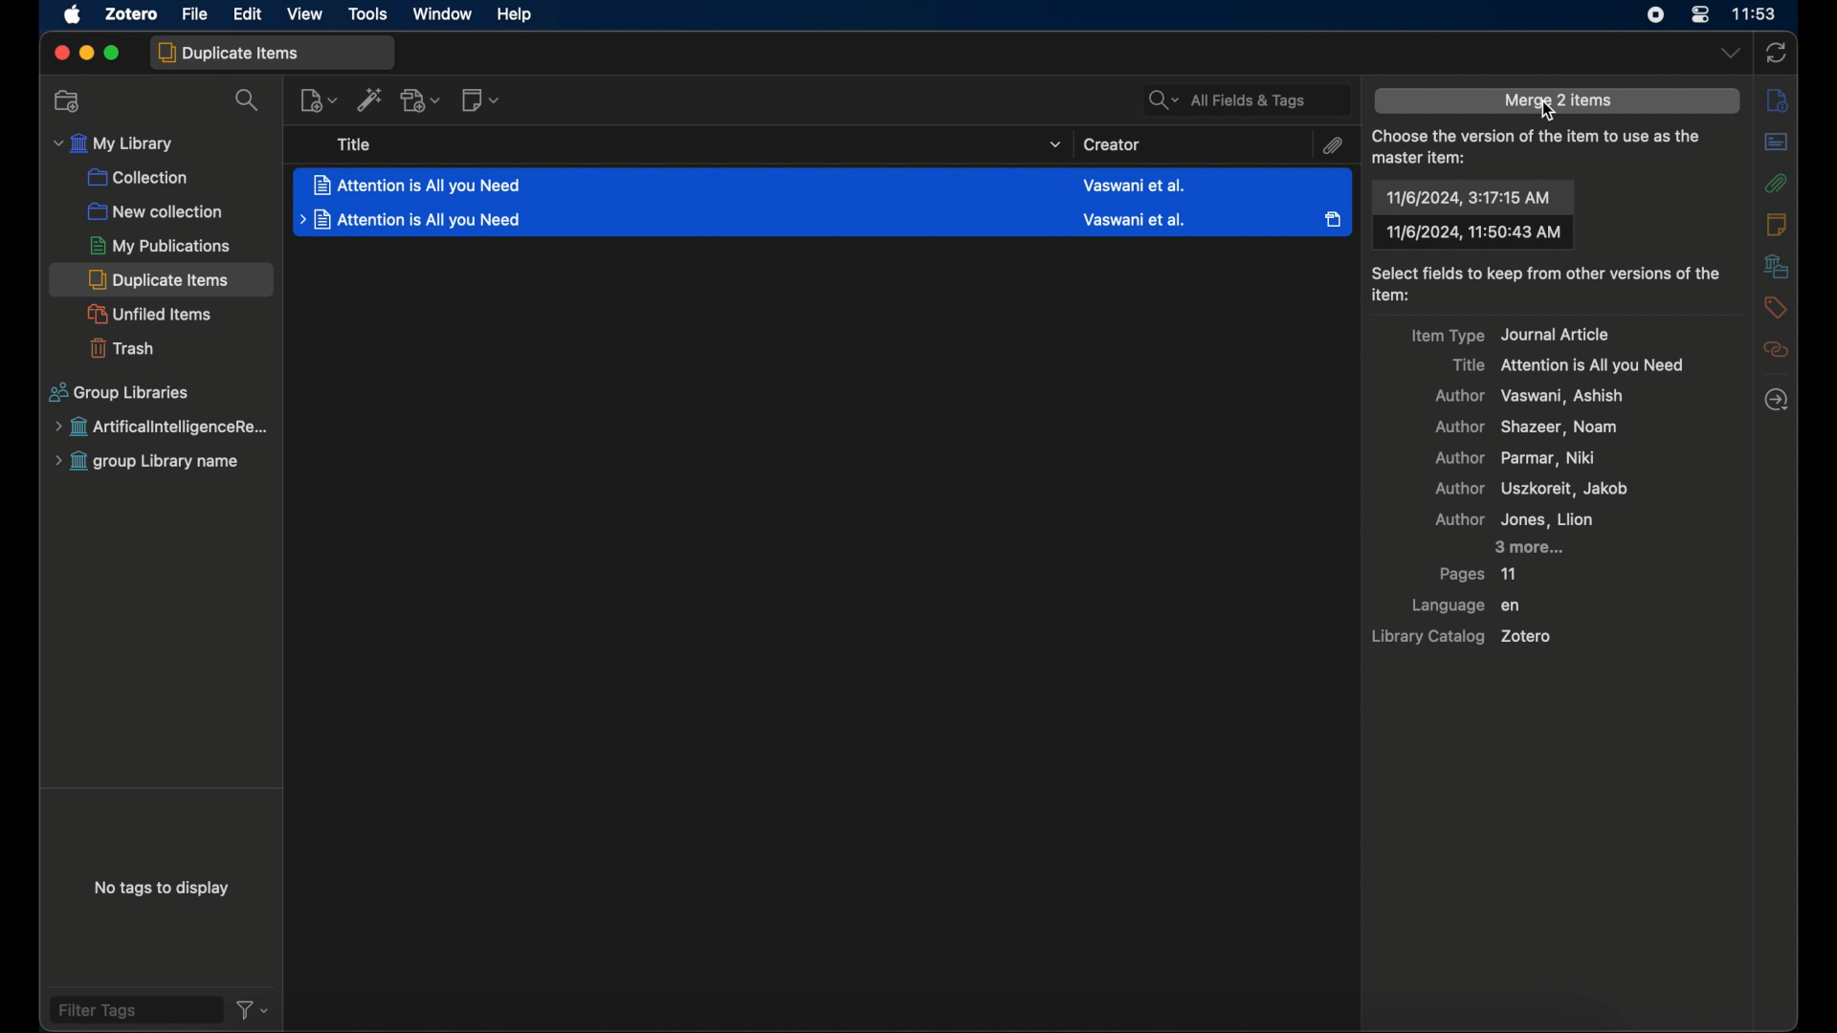 The image size is (1837, 1033). What do you see at coordinates (121, 392) in the screenshot?
I see `group libraries` at bounding box center [121, 392].